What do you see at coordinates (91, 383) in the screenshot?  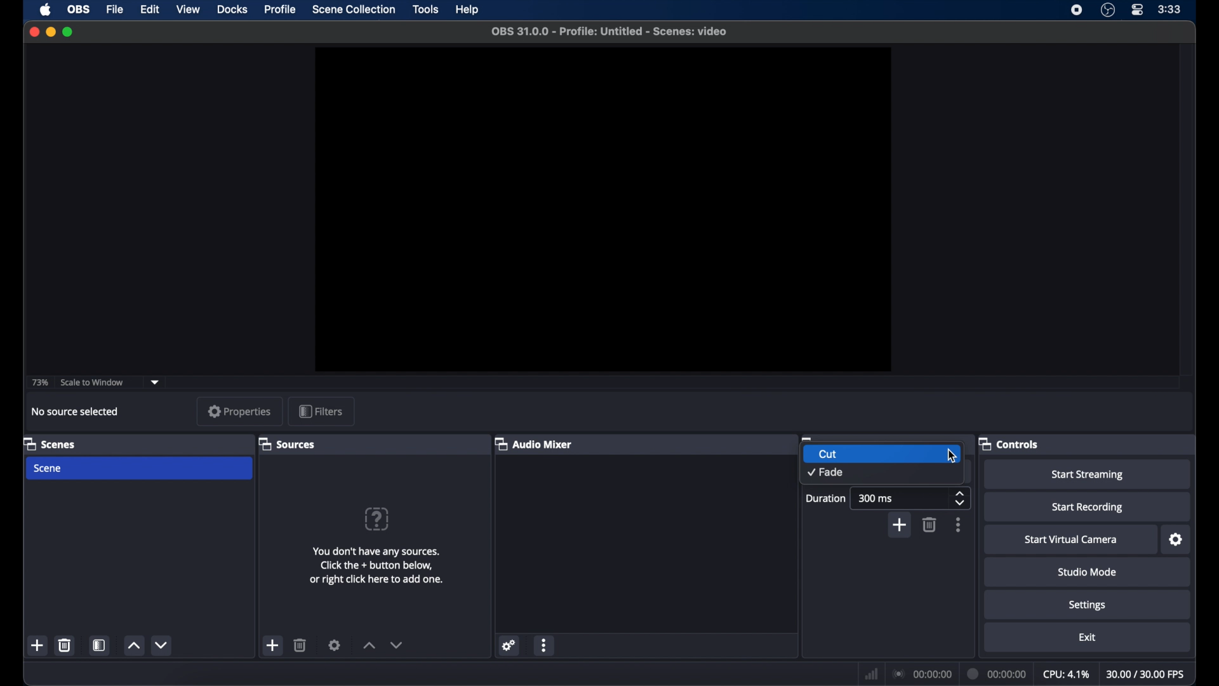 I see `scale to window` at bounding box center [91, 383].